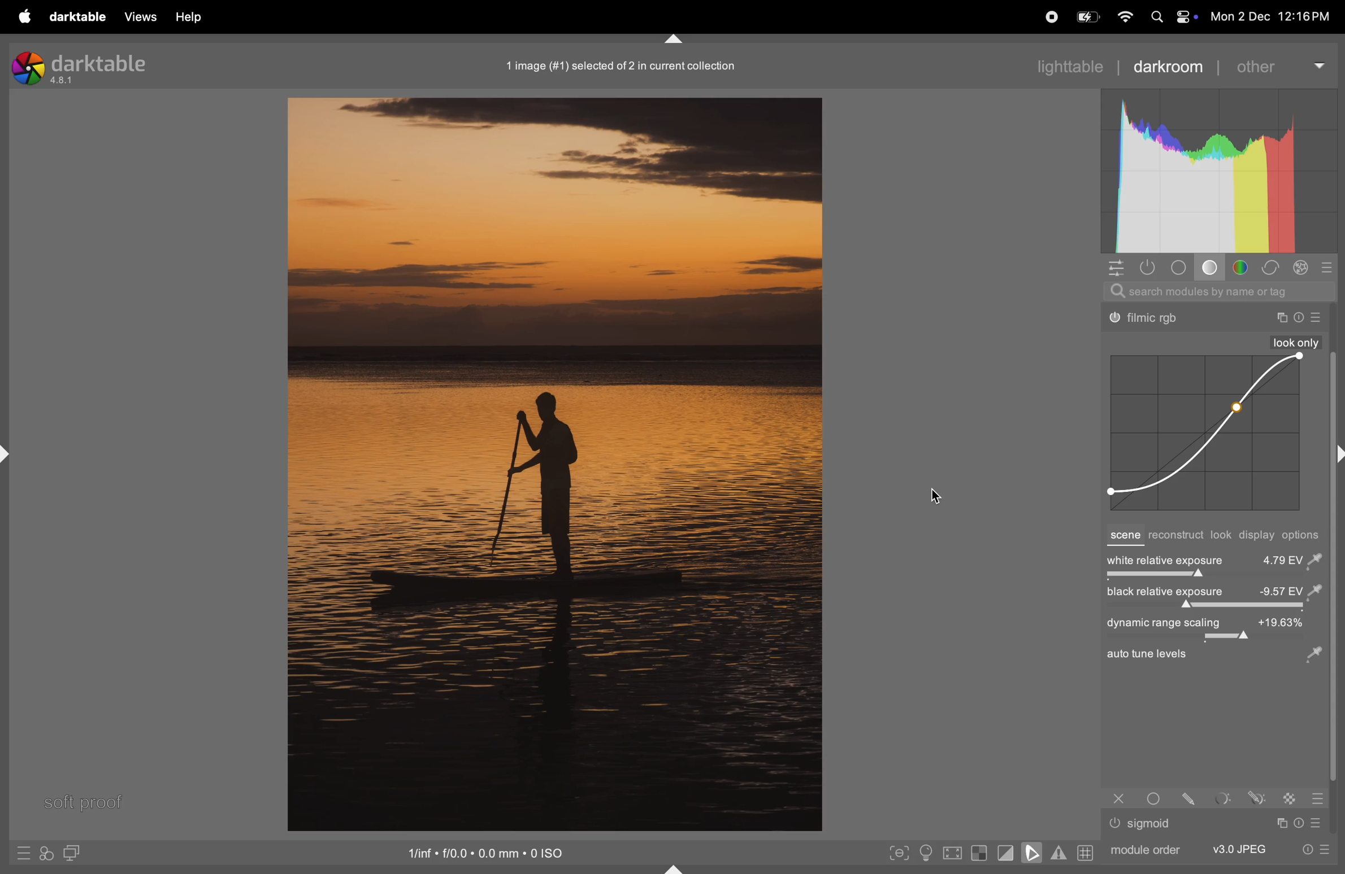 The image size is (1345, 874). Describe the element at coordinates (489, 851) in the screenshot. I see `iso` at that location.